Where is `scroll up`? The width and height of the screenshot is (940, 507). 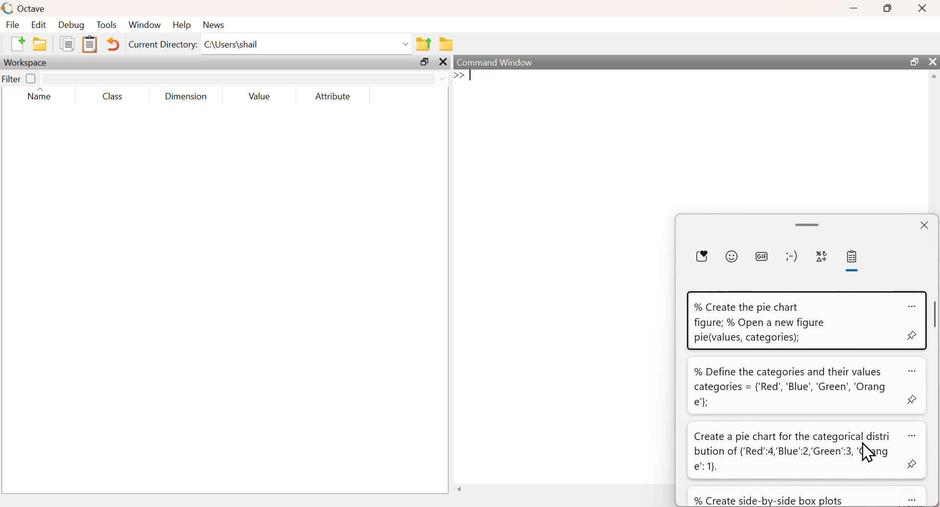
scroll up is located at coordinates (934, 77).